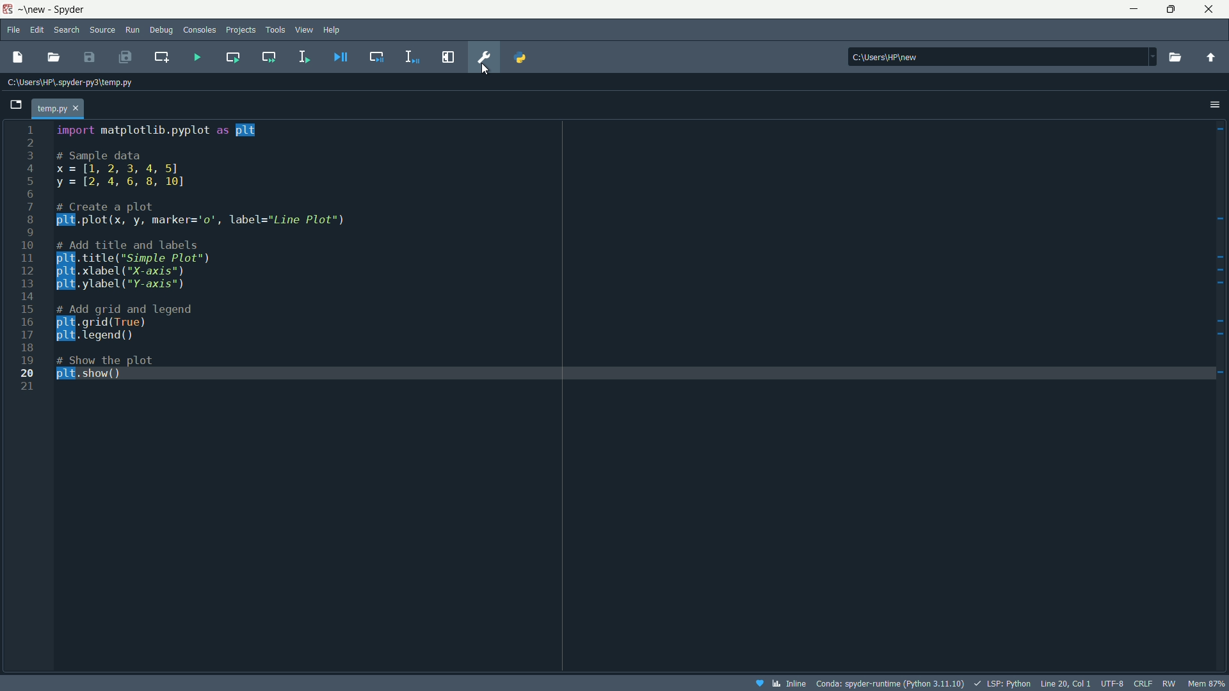  Describe the element at coordinates (305, 29) in the screenshot. I see `view` at that location.